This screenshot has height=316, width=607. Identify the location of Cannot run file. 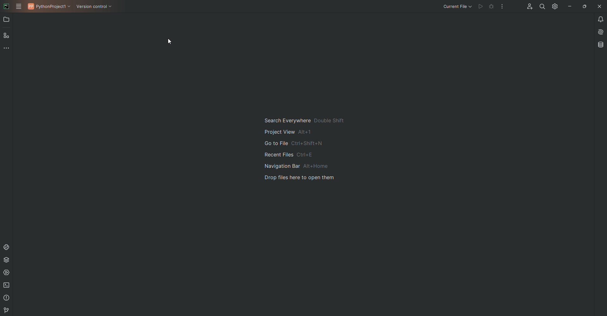
(479, 7).